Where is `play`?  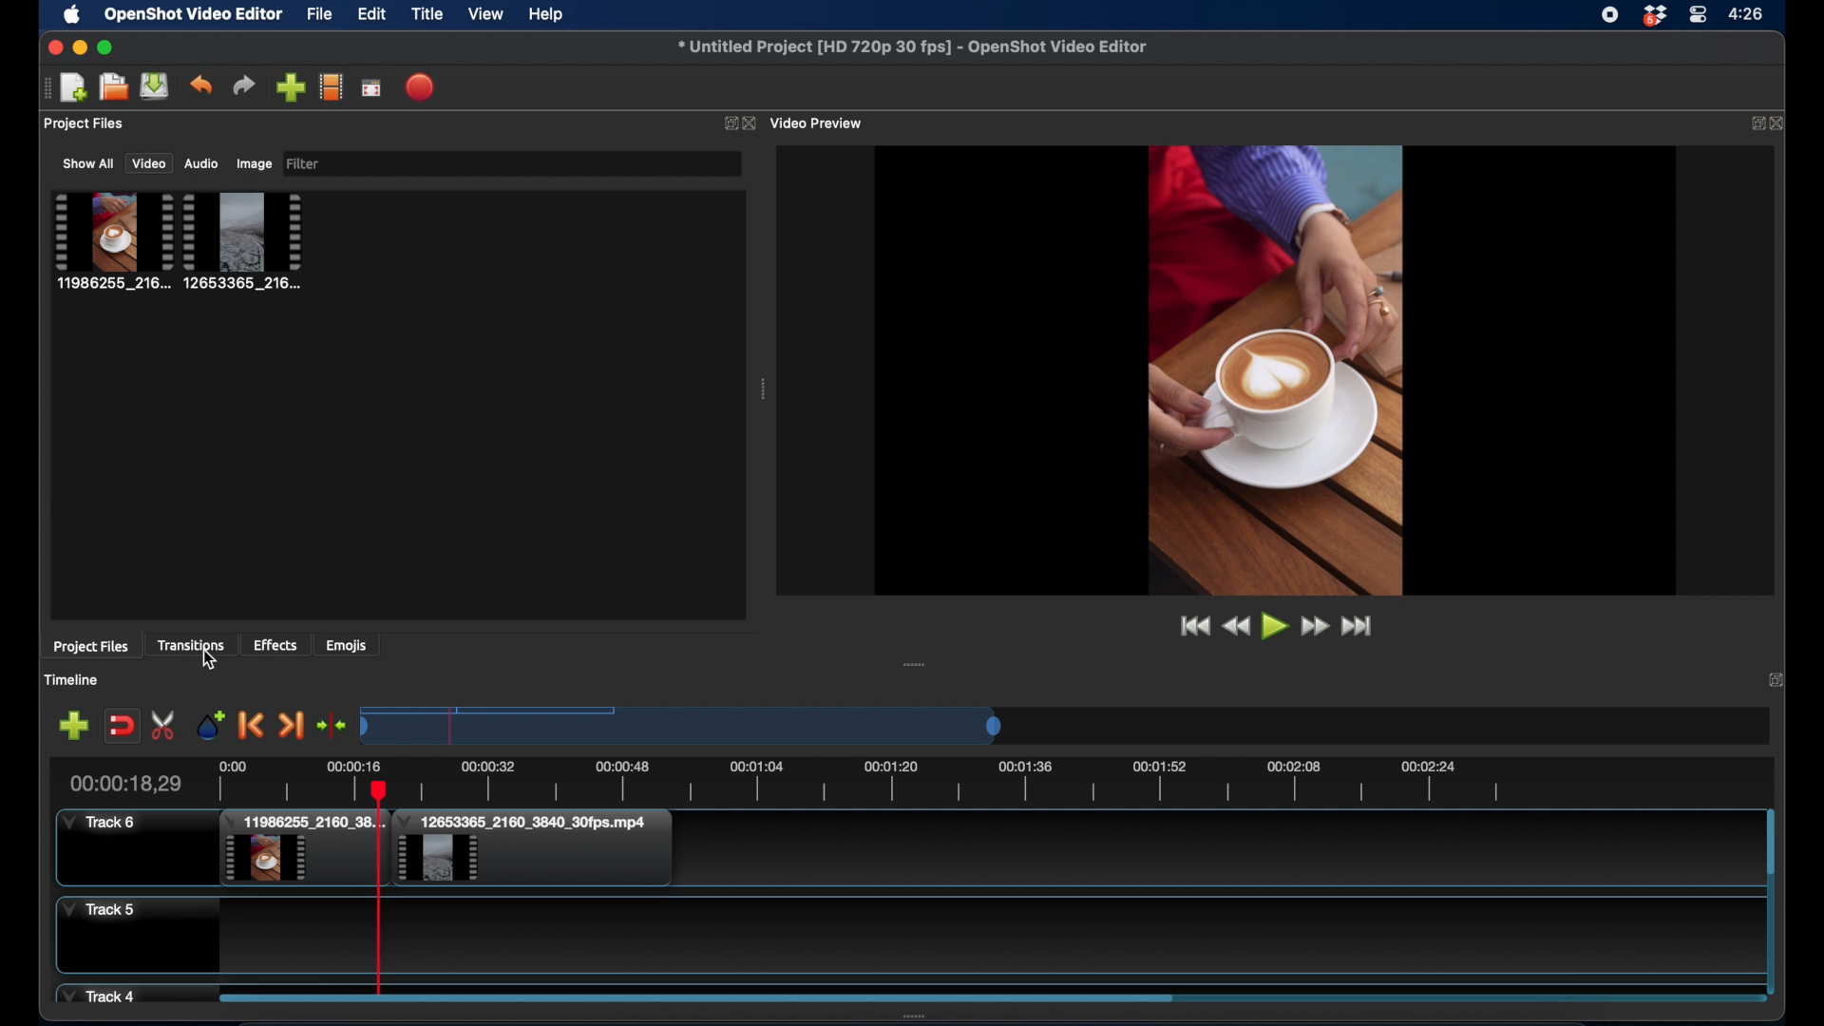
play is located at coordinates (1274, 628).